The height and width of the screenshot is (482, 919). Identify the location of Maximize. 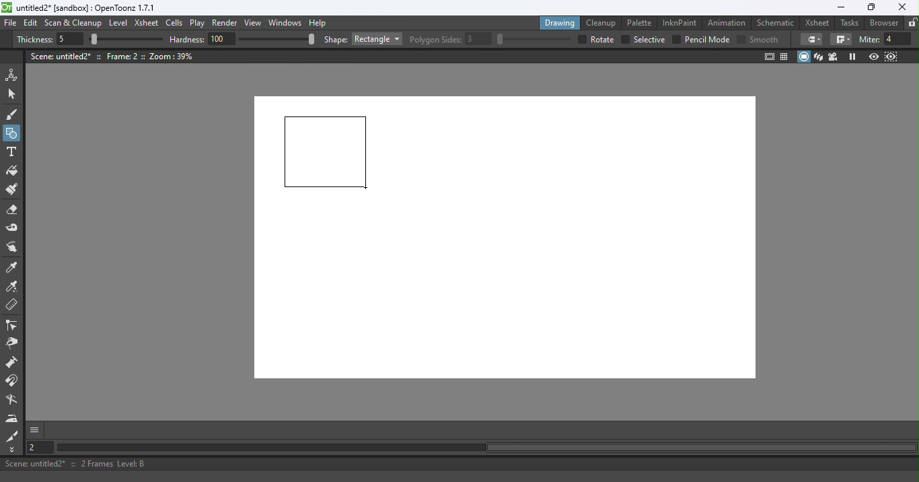
(869, 8).